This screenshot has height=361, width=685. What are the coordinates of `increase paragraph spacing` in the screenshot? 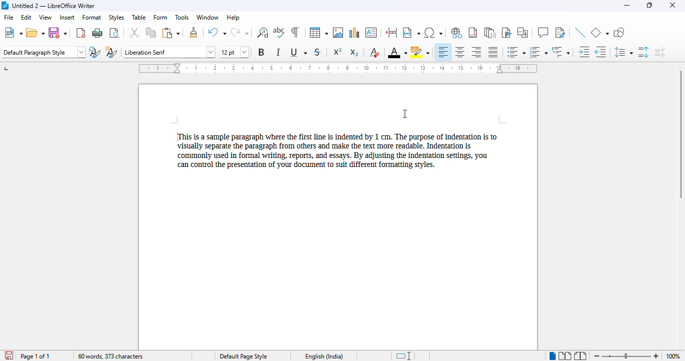 It's located at (643, 52).